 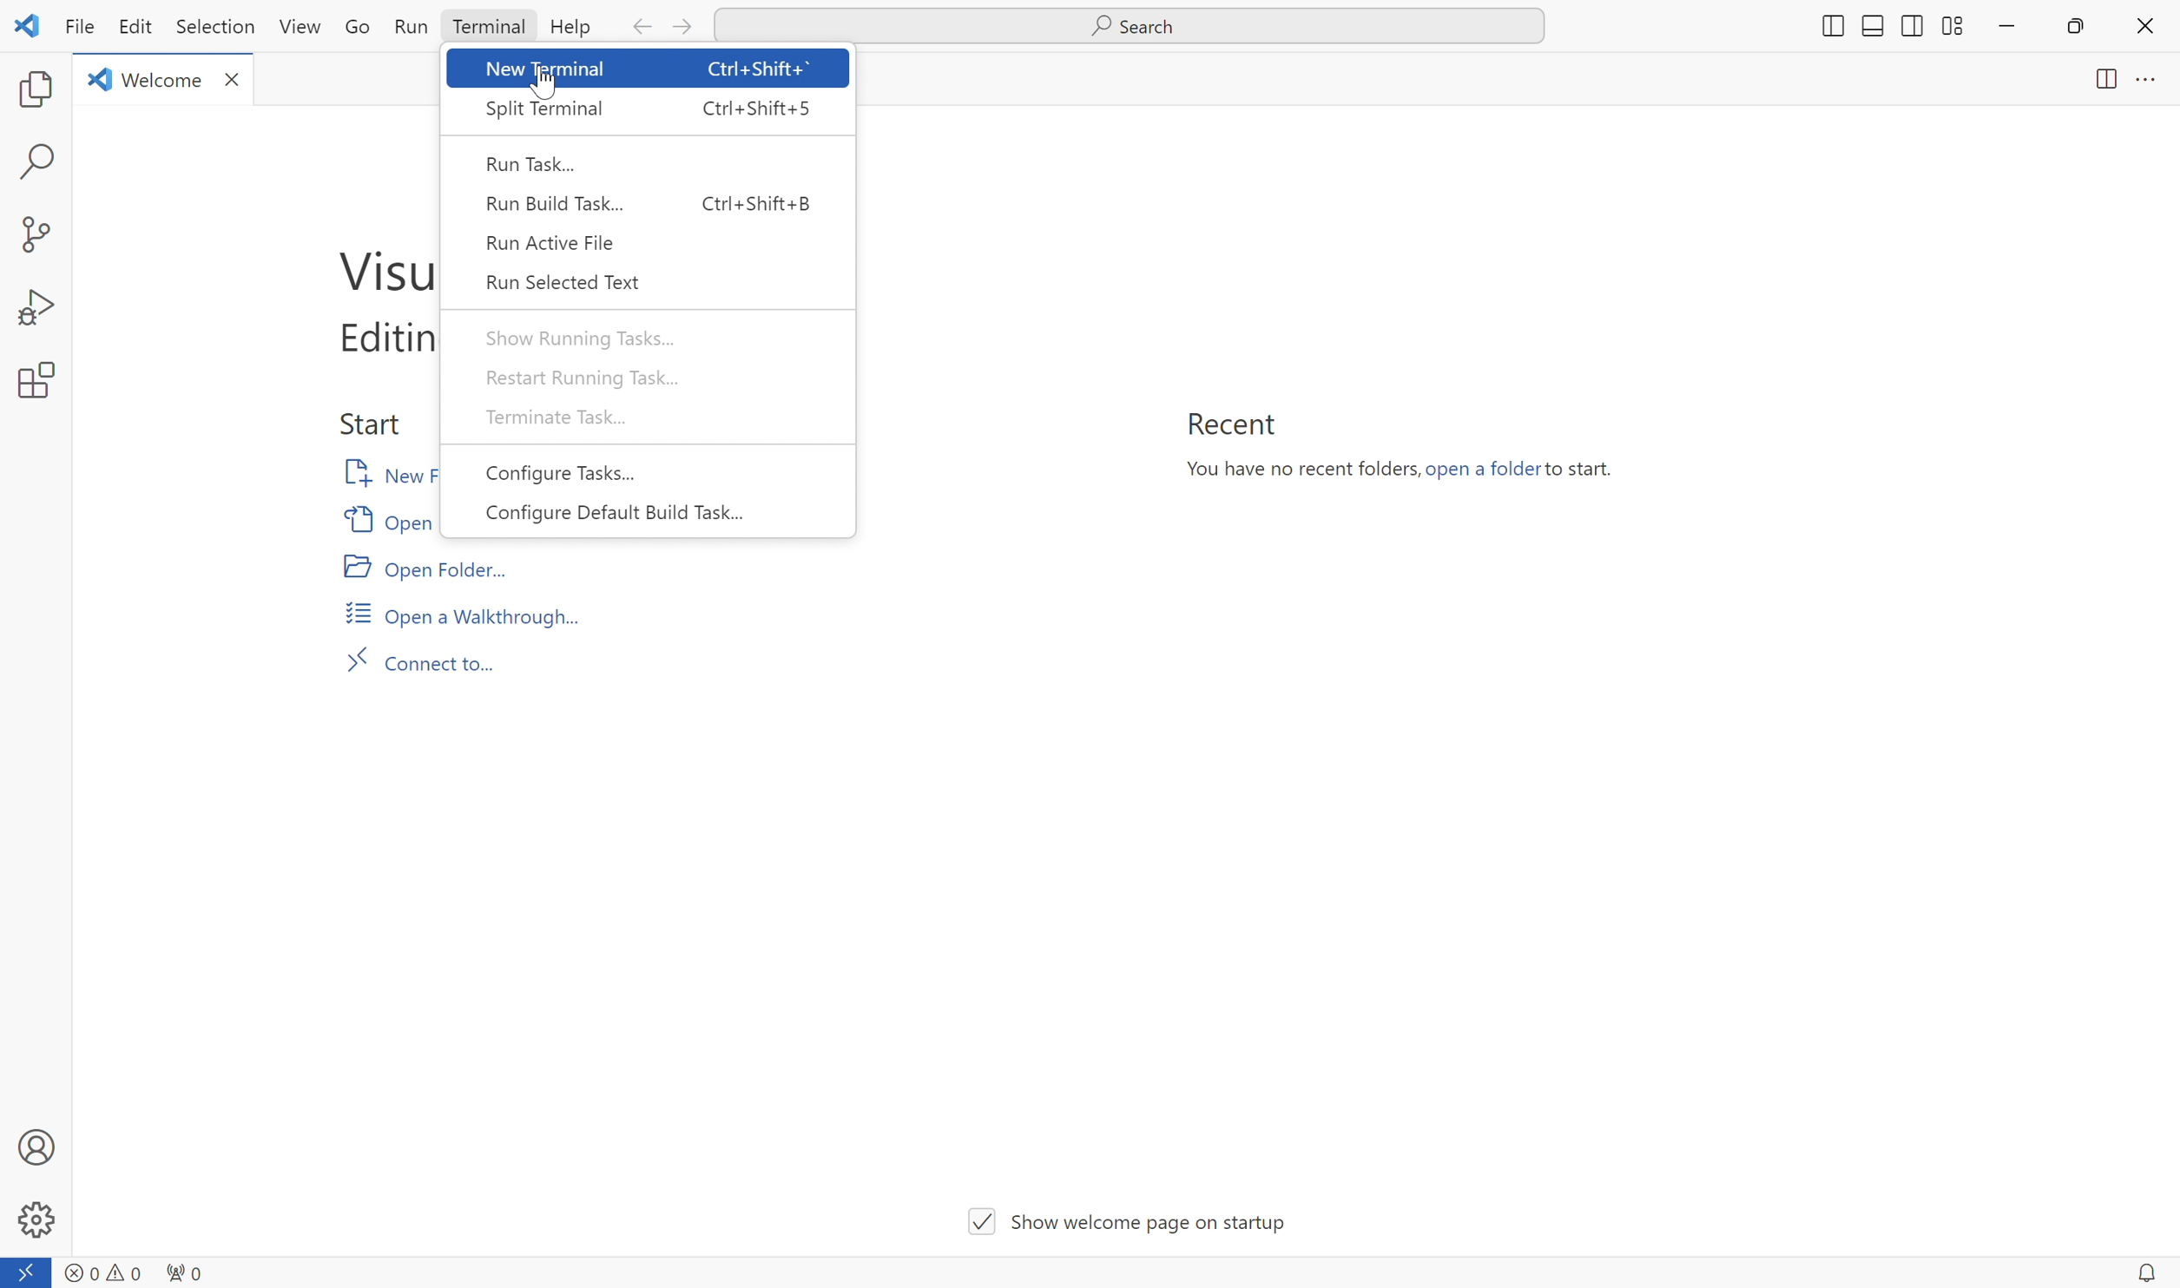 What do you see at coordinates (79, 1266) in the screenshot?
I see `errors` at bounding box center [79, 1266].